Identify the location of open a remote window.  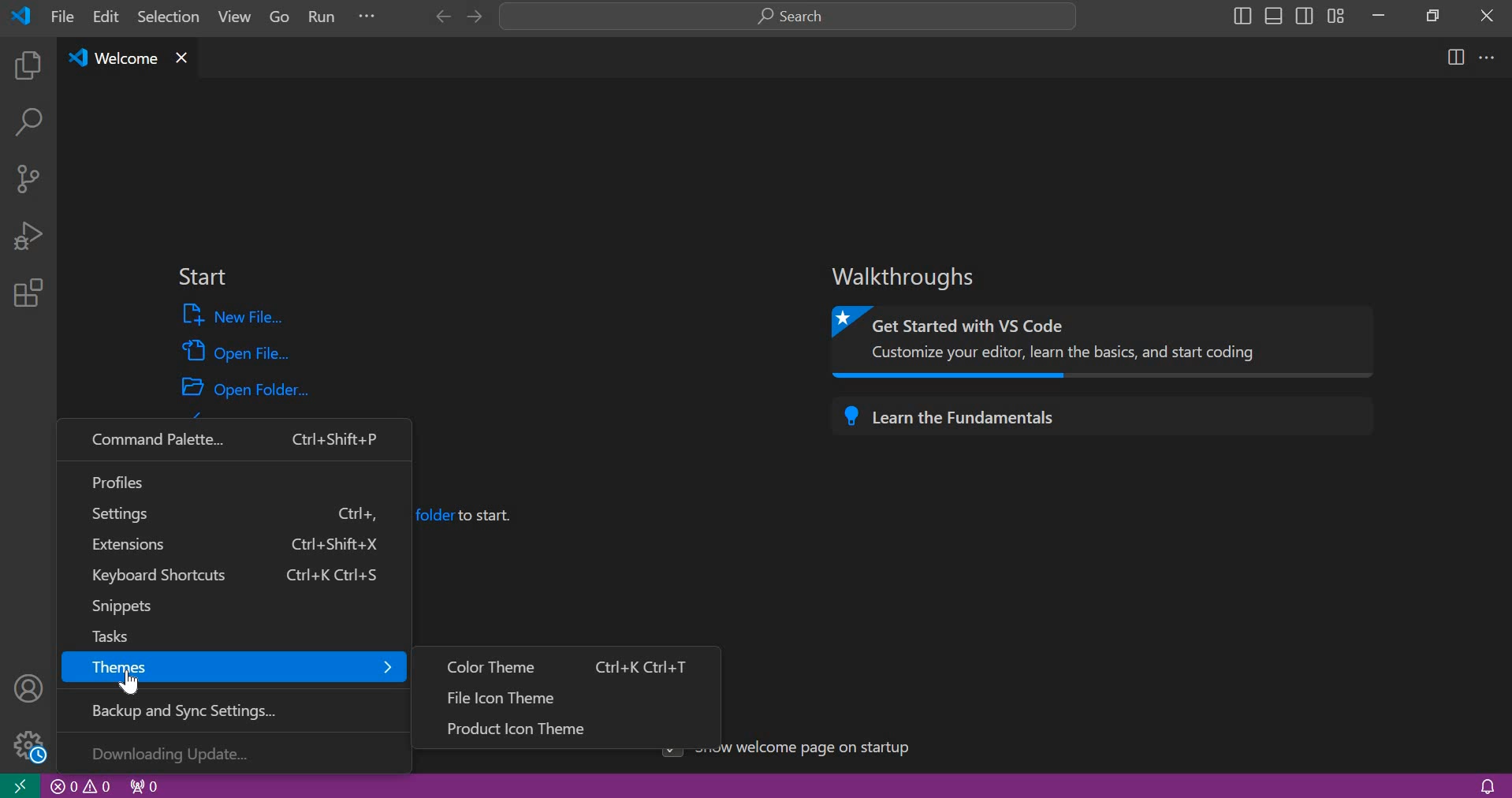
(19, 785).